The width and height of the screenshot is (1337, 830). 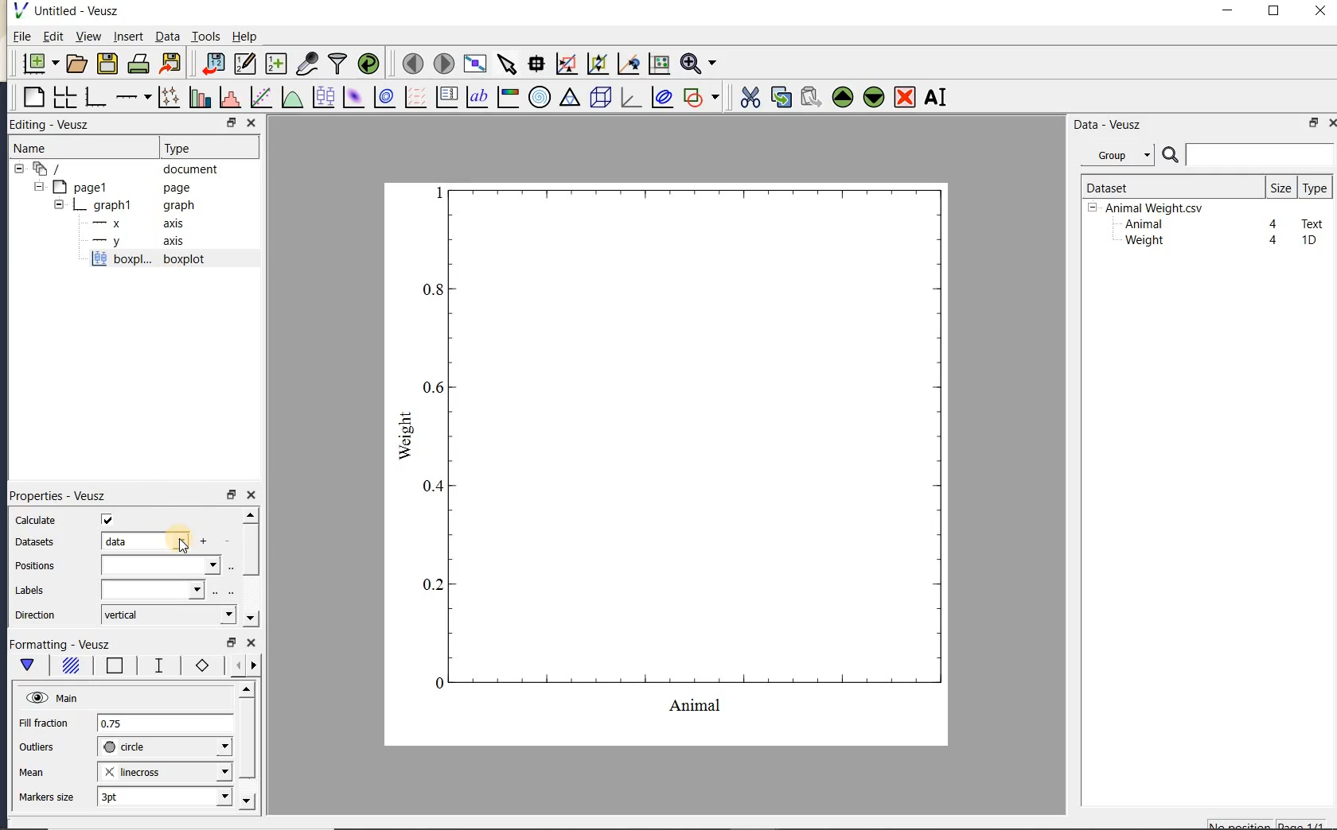 What do you see at coordinates (52, 696) in the screenshot?
I see `Main` at bounding box center [52, 696].